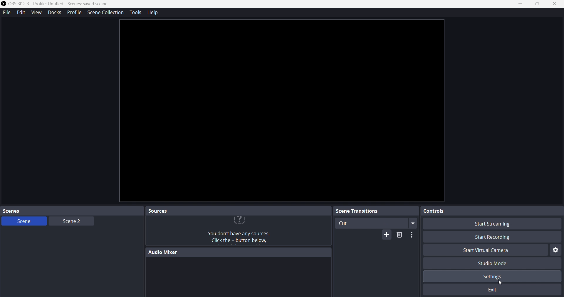 Image resolution: width=564 pixels, height=297 pixels. What do you see at coordinates (236, 231) in the screenshot?
I see `You dont have any sources` at bounding box center [236, 231].